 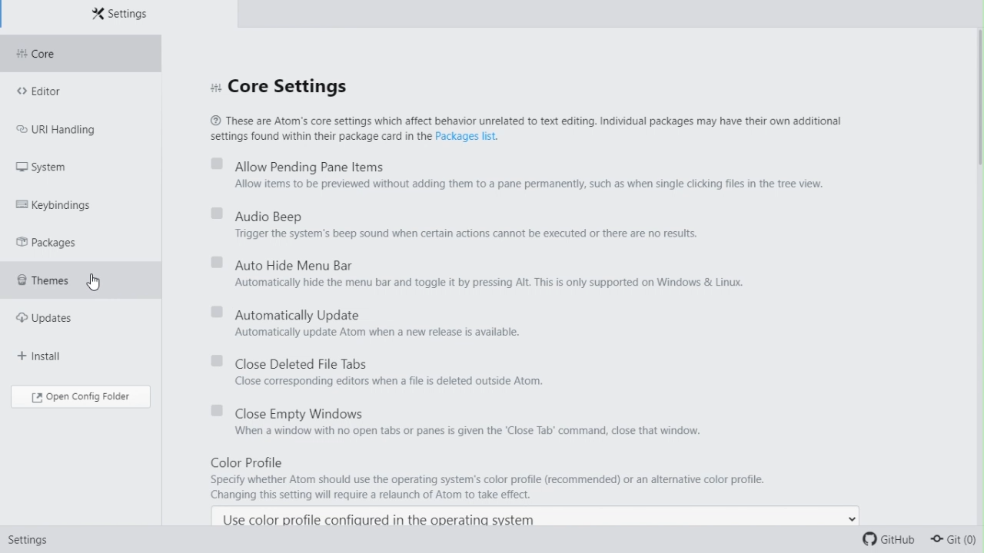 What do you see at coordinates (476, 274) in the screenshot?
I see `Auto hide menu bar` at bounding box center [476, 274].